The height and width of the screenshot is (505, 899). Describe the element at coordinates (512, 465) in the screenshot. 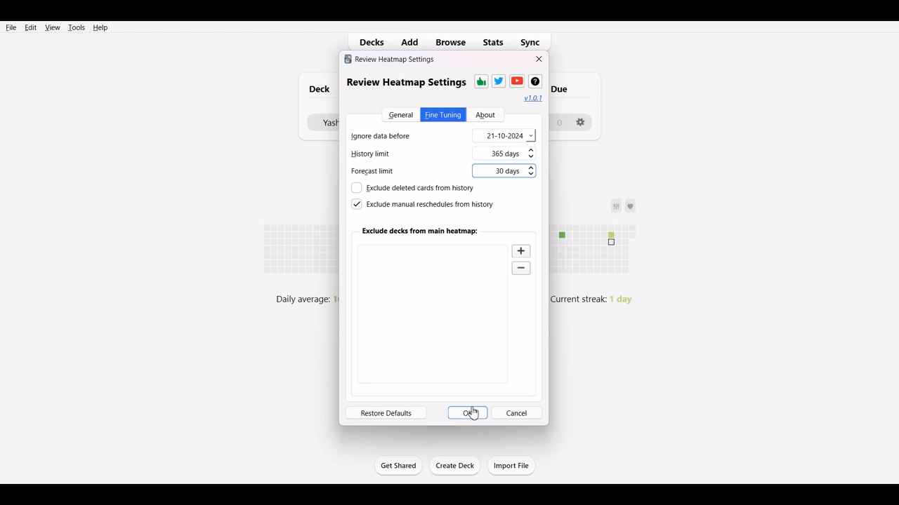

I see `Import File` at that location.